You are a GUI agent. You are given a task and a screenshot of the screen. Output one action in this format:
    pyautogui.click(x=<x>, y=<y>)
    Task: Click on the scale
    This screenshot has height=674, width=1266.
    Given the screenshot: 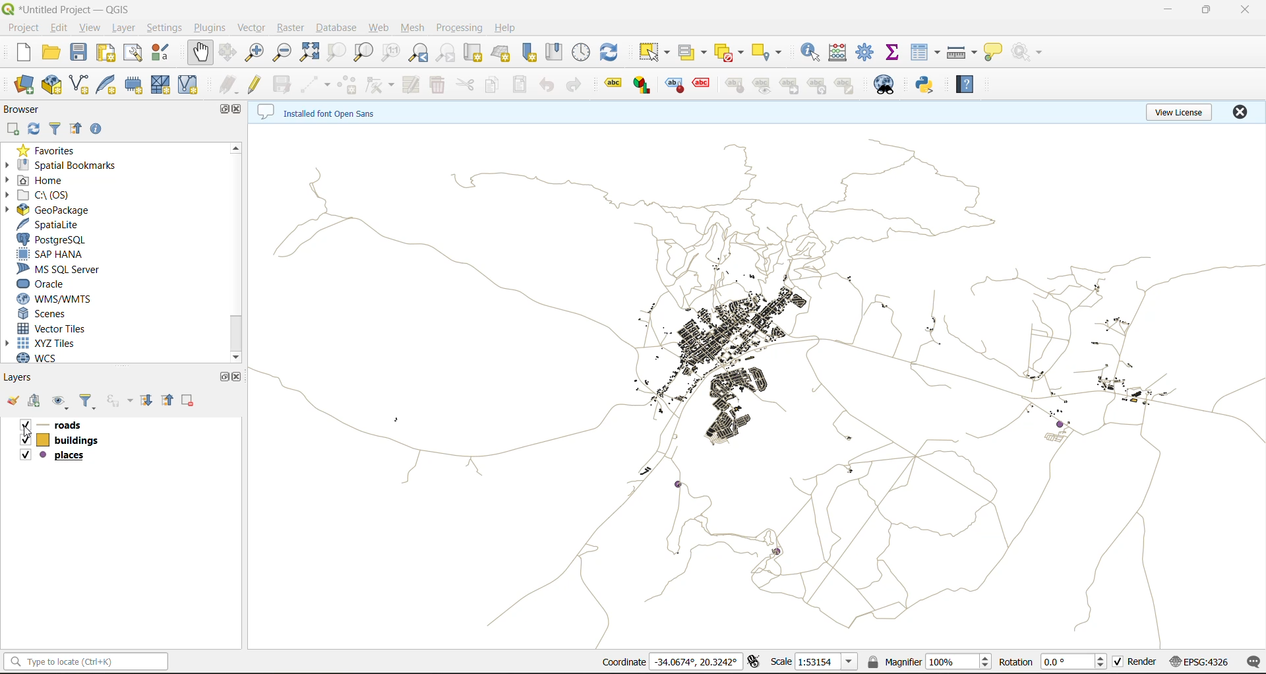 What is the action you would take?
    pyautogui.click(x=814, y=662)
    